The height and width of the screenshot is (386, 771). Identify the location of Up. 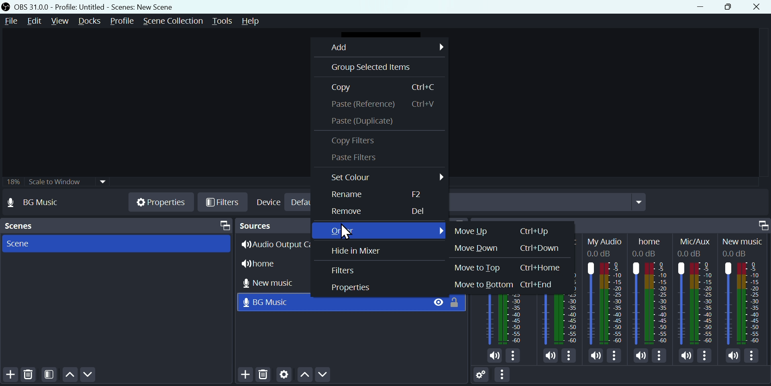
(72, 376).